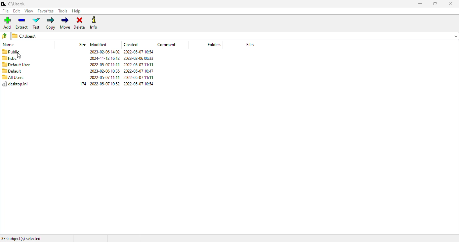 The width and height of the screenshot is (459, 242). I want to click on hsbc, so click(10, 58).